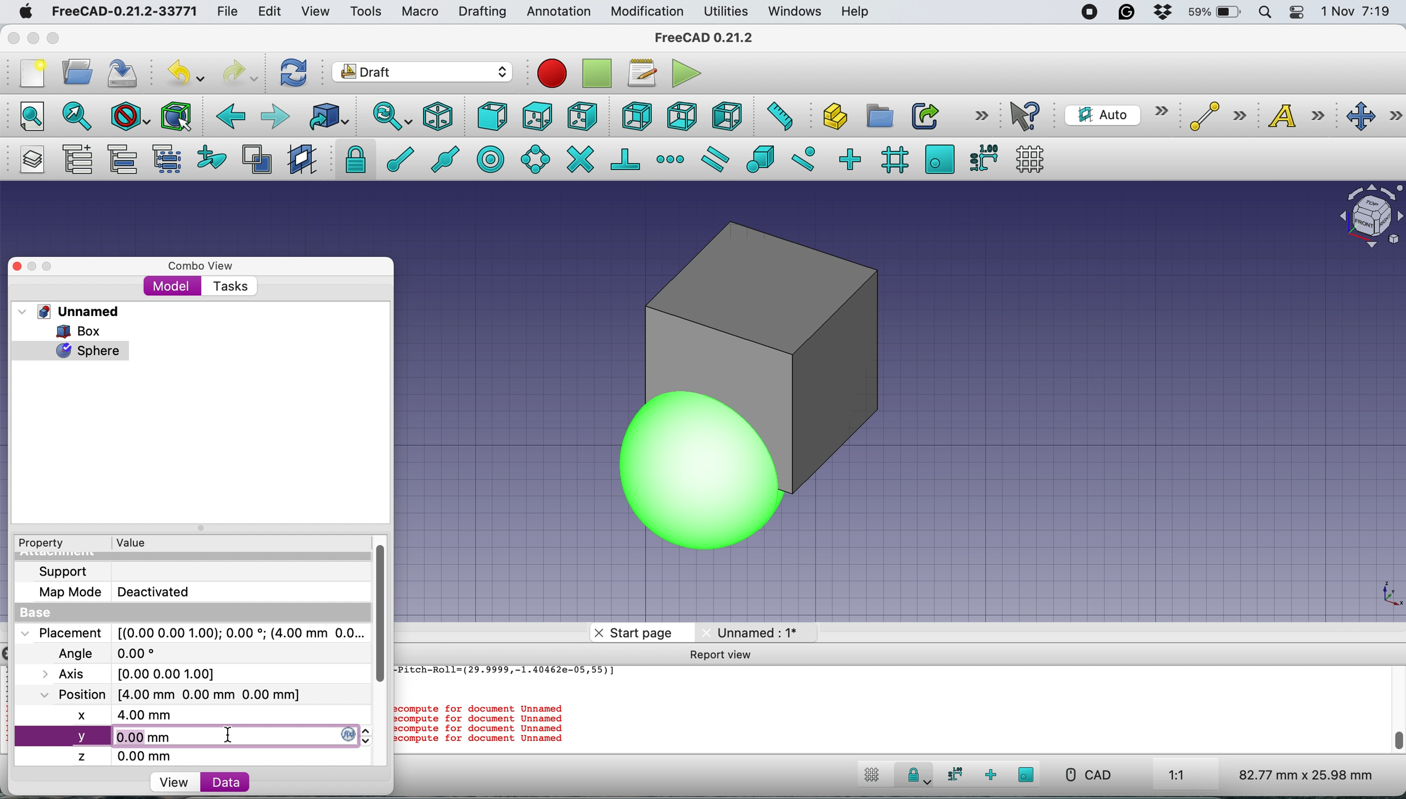 This screenshot has width=1406, height=799. Describe the element at coordinates (201, 266) in the screenshot. I see `combo view` at that location.